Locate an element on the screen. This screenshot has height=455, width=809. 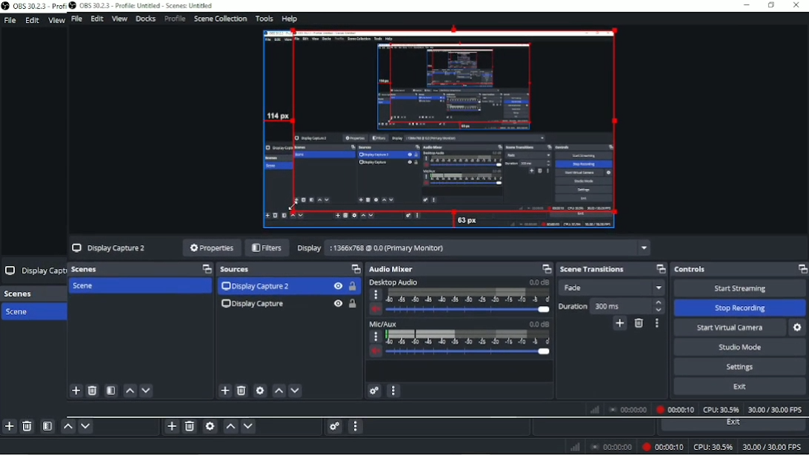
cursor is located at coordinates (294, 205).